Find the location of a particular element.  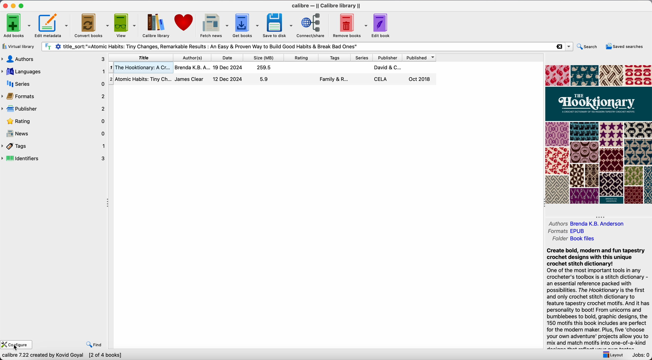

minimize is located at coordinates (13, 5).